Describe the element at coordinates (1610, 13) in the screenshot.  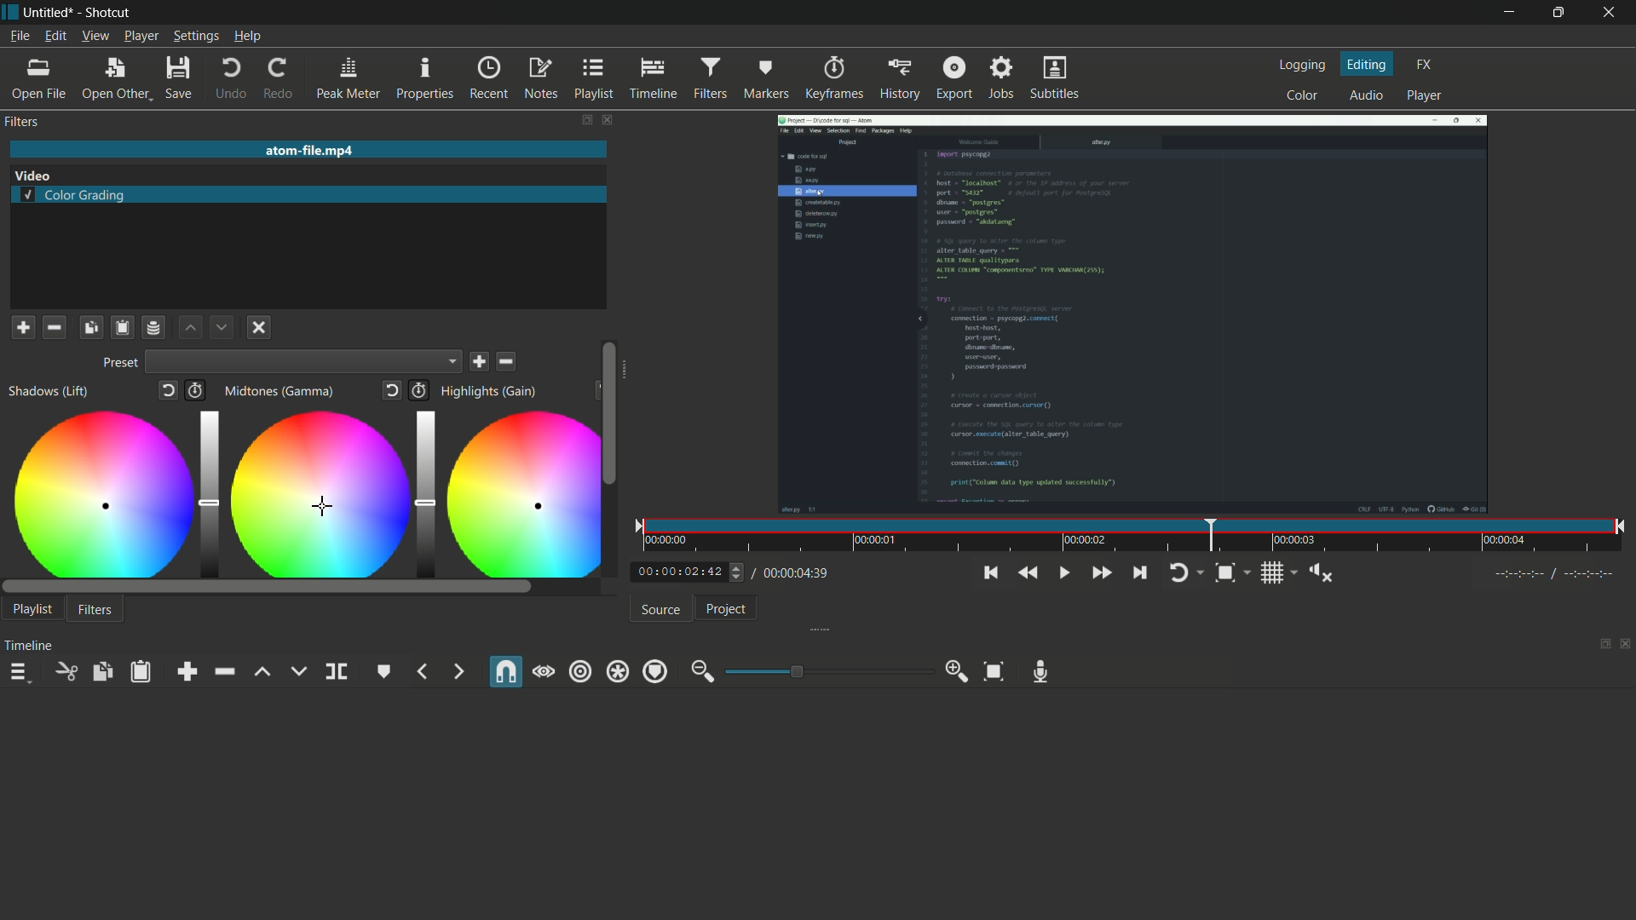
I see `close app` at that location.